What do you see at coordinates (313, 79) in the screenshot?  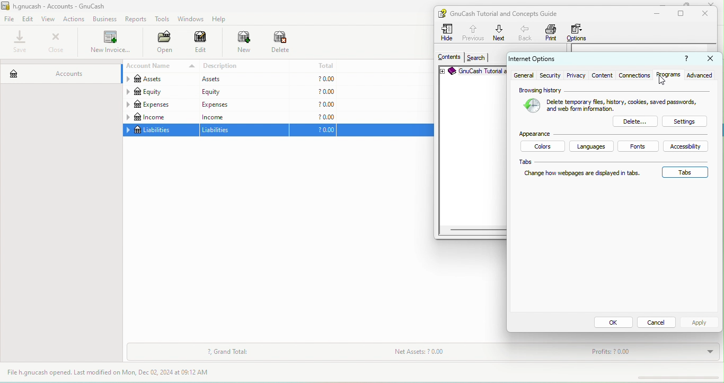 I see `?0.00` at bounding box center [313, 79].